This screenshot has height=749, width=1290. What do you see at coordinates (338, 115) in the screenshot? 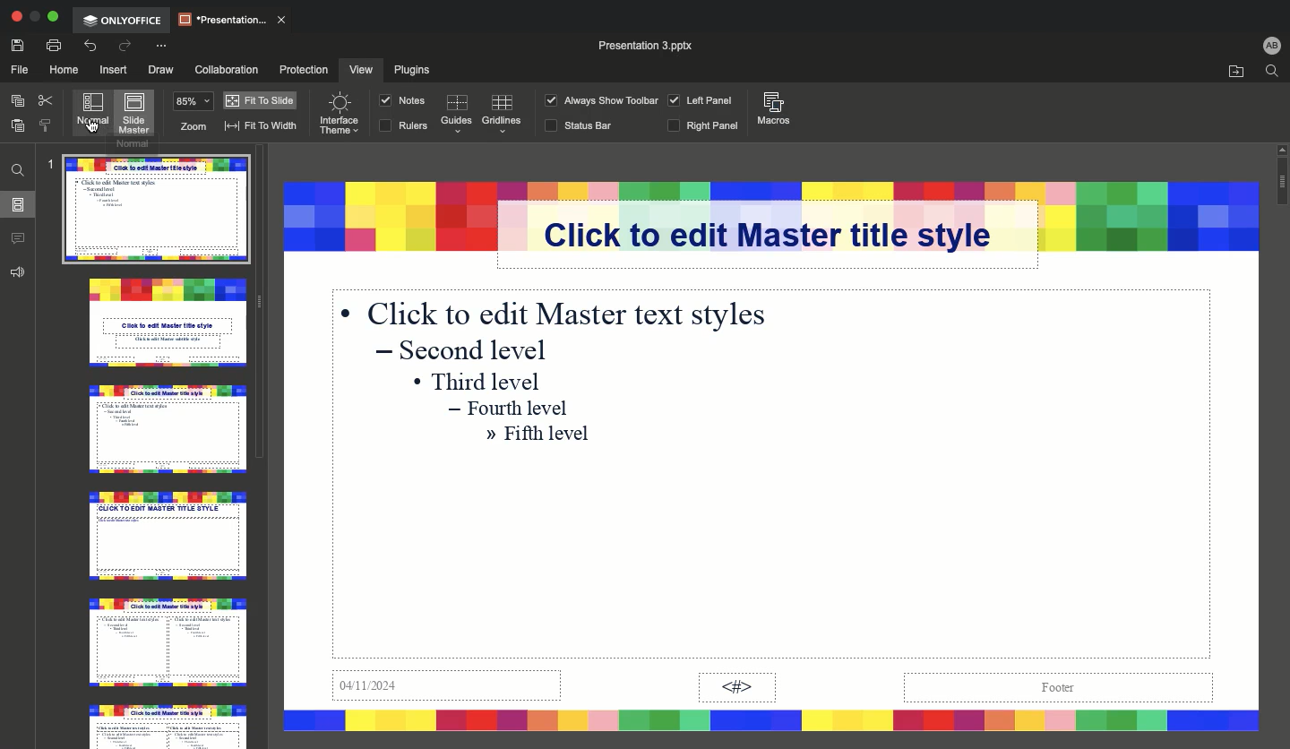
I see `Interface theme` at bounding box center [338, 115].